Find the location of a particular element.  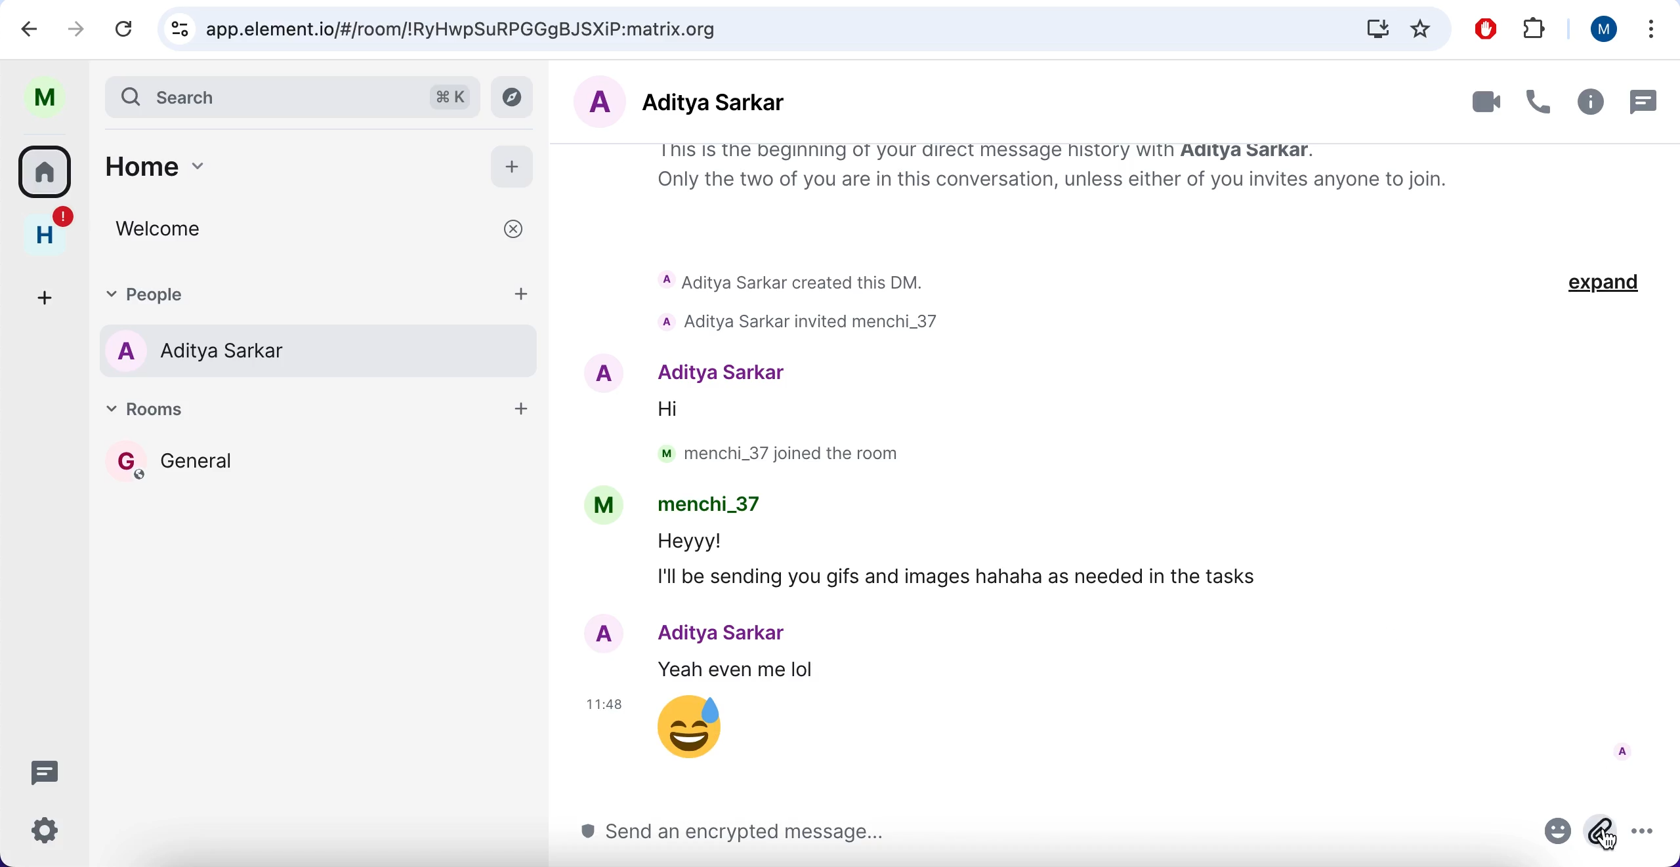

add people is located at coordinates (521, 294).